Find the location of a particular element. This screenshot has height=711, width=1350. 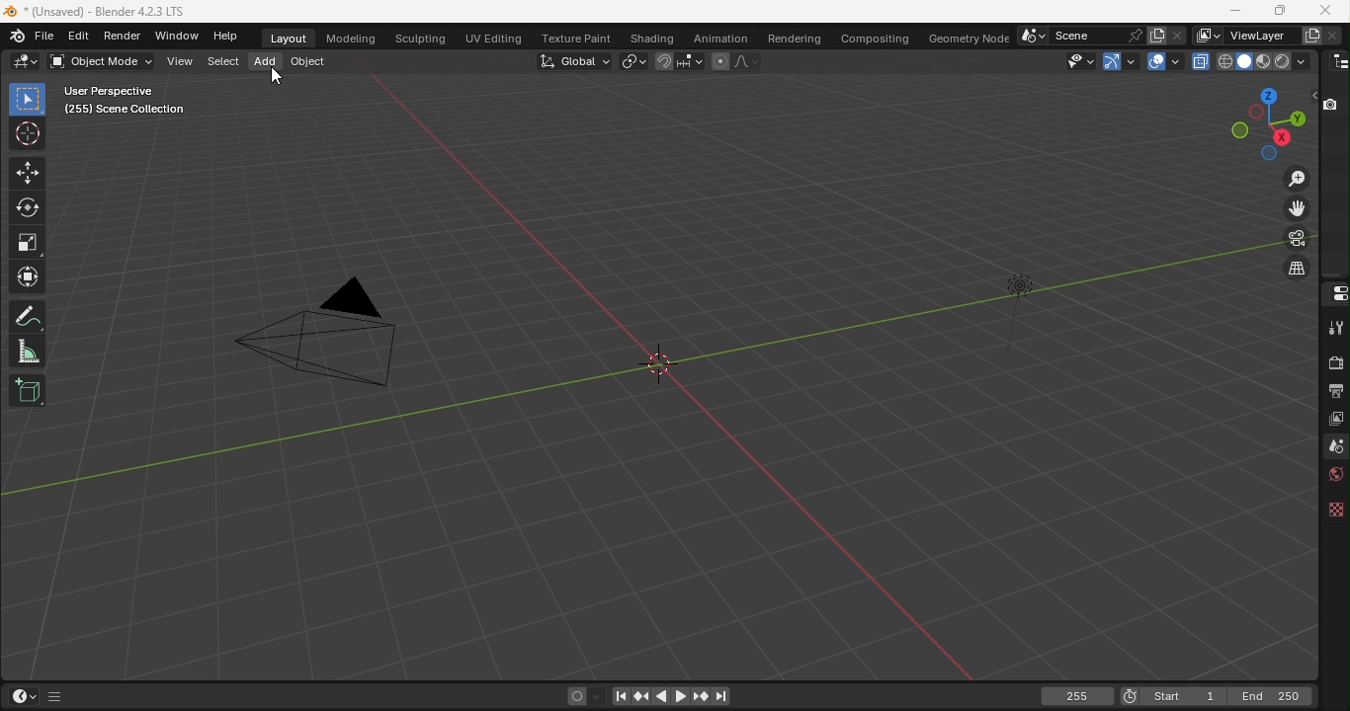

Auto keying is located at coordinates (575, 696).